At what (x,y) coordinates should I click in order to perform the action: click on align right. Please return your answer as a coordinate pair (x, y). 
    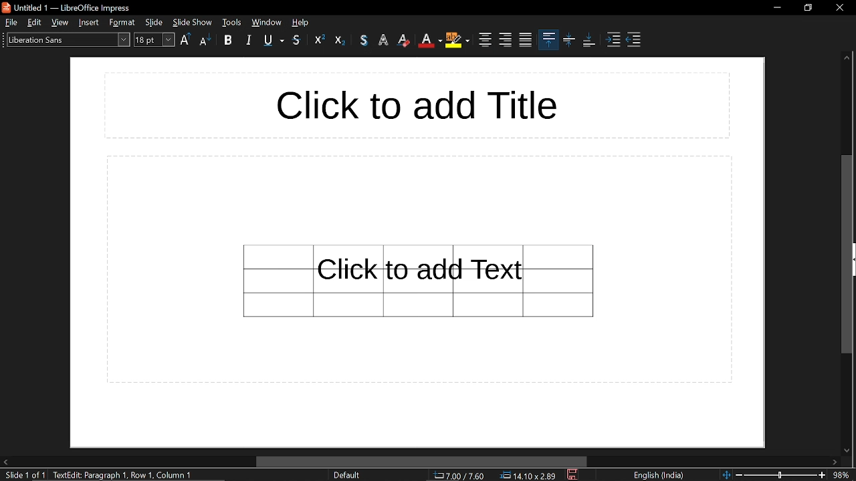
    Looking at the image, I should click on (506, 39).